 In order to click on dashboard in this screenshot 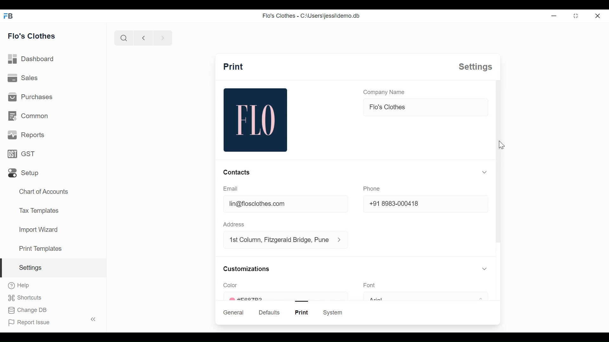, I will do `click(31, 59)`.